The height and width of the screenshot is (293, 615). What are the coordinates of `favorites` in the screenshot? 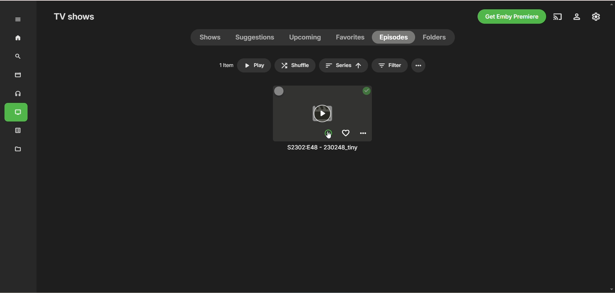 It's located at (346, 133).